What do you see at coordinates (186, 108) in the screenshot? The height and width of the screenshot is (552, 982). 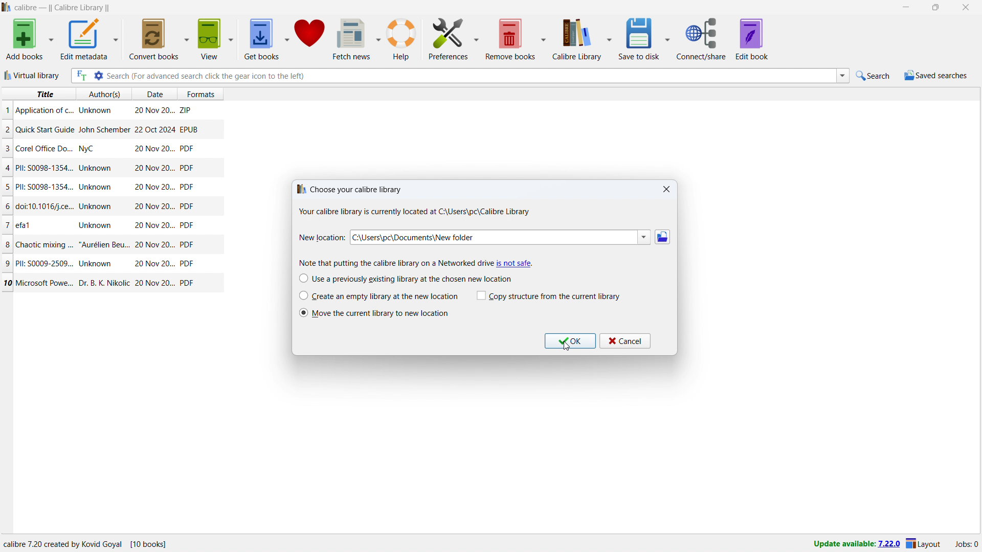 I see `ZIP` at bounding box center [186, 108].